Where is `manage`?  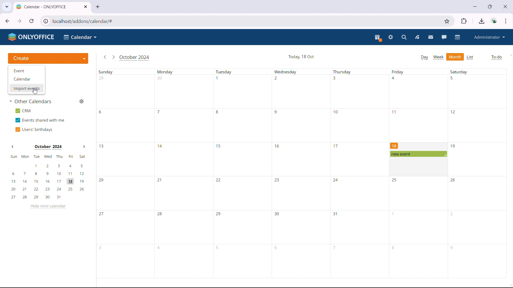 manage is located at coordinates (81, 102).